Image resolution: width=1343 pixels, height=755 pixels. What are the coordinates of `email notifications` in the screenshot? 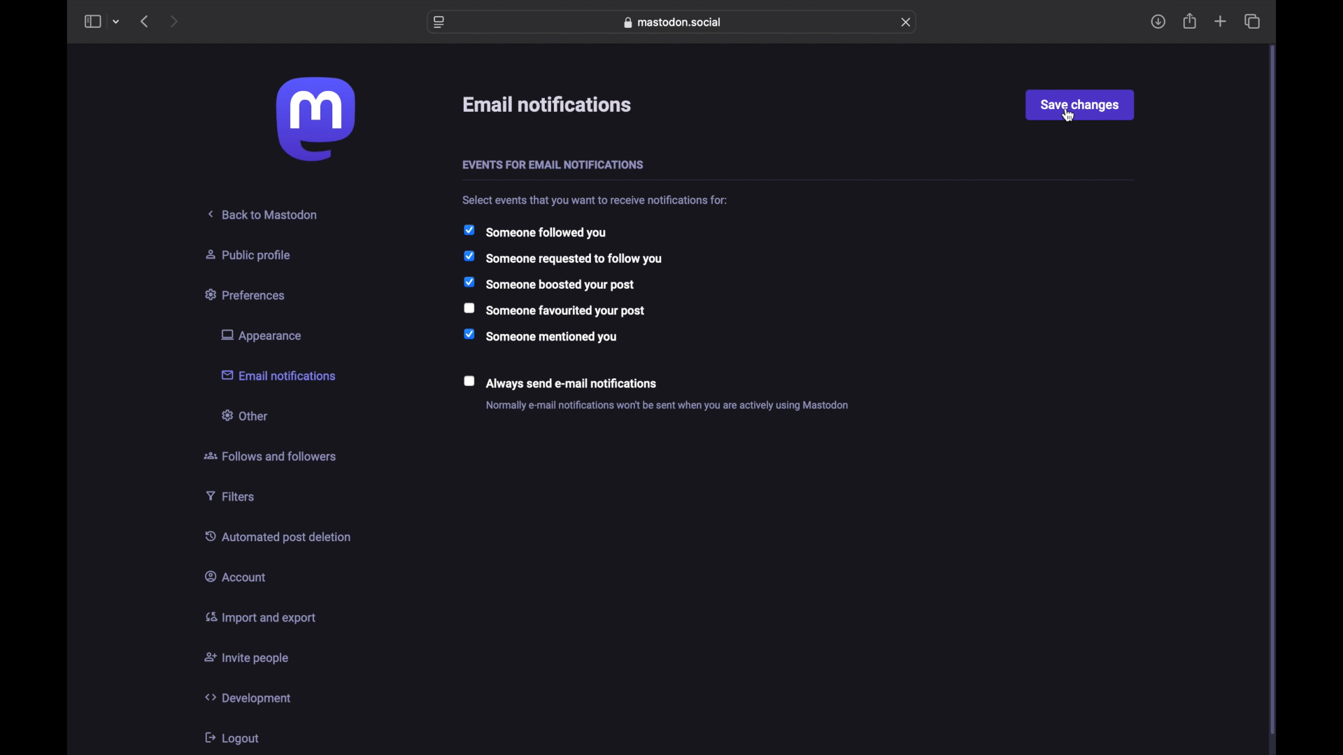 It's located at (548, 105).